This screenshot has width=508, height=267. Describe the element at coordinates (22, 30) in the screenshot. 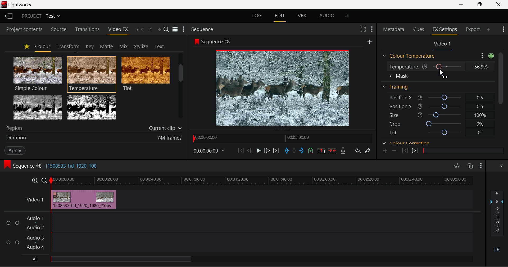

I see `Project contents` at that location.